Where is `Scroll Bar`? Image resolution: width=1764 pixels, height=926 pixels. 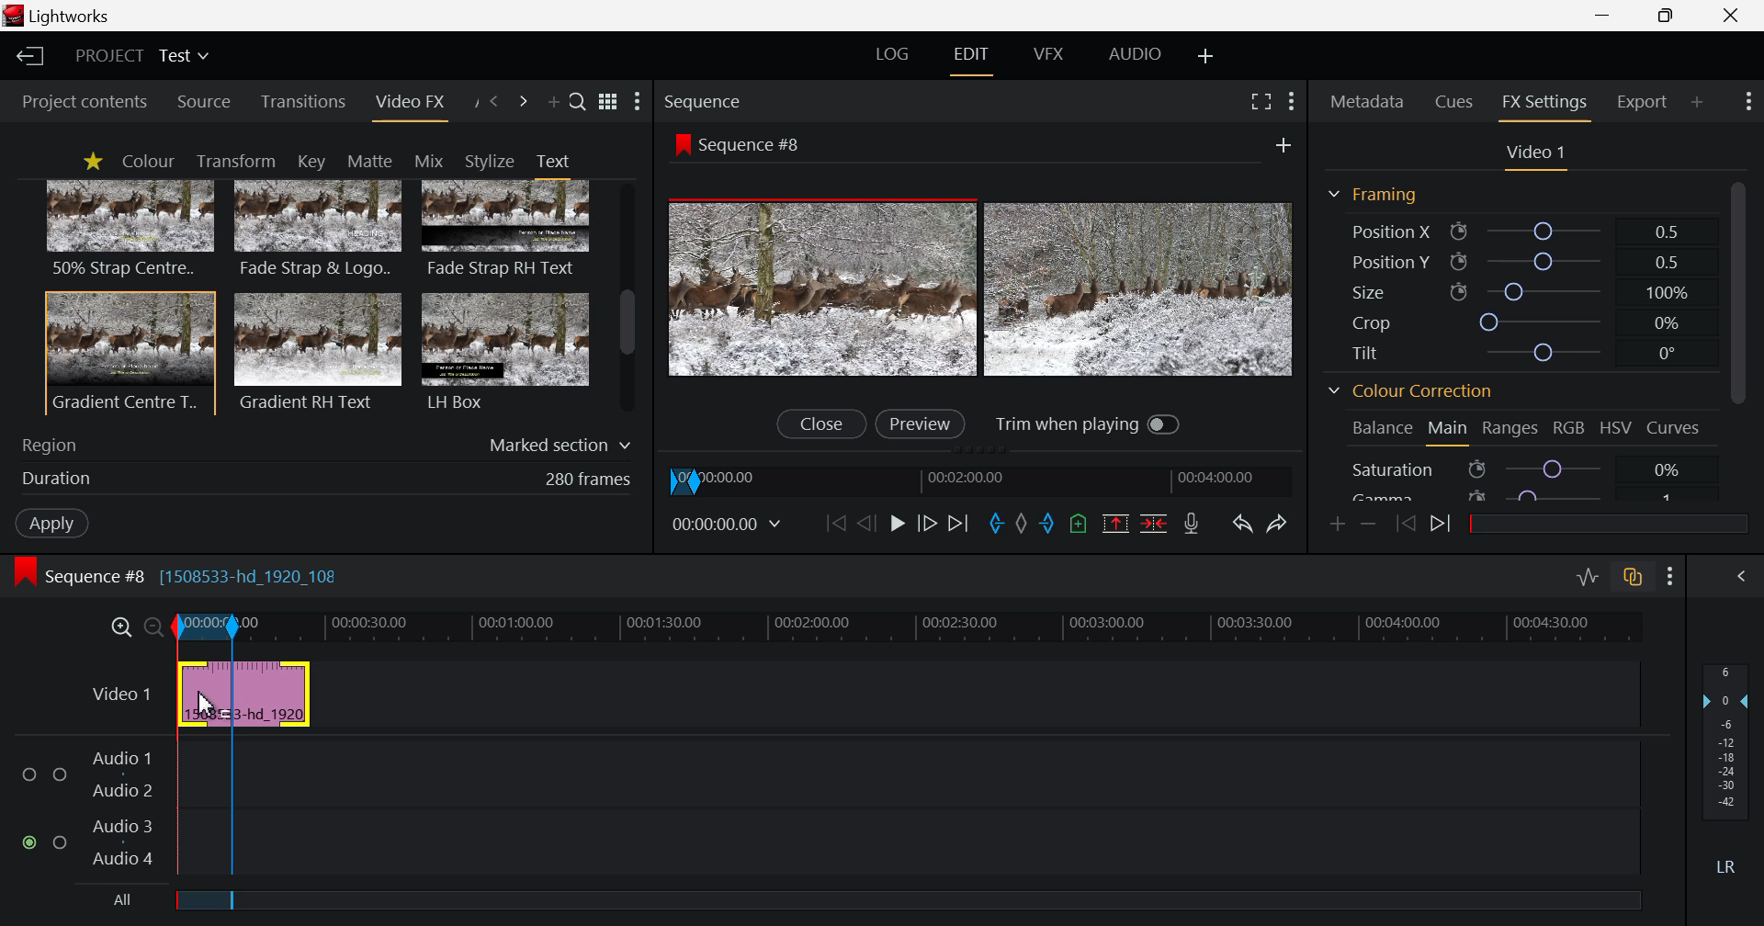
Scroll Bar is located at coordinates (1737, 336).